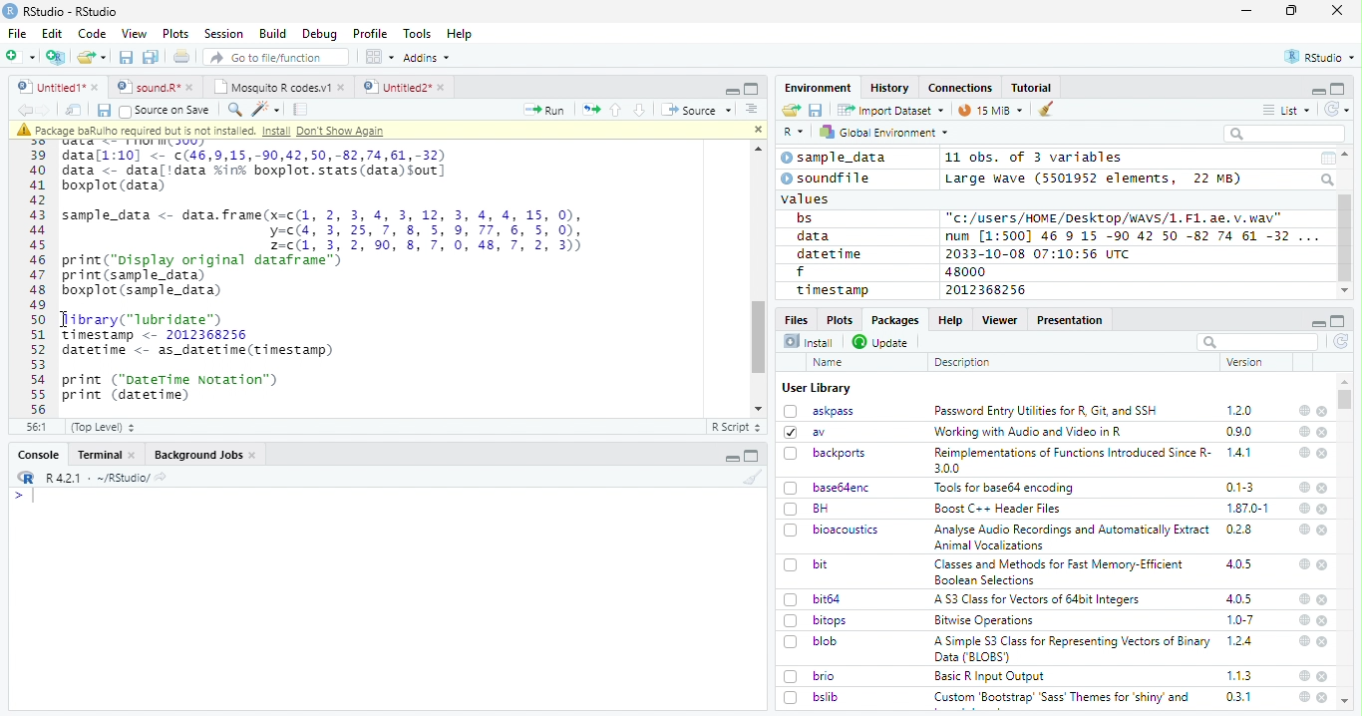 The image size is (1362, 716). What do you see at coordinates (320, 34) in the screenshot?
I see `Debug` at bounding box center [320, 34].